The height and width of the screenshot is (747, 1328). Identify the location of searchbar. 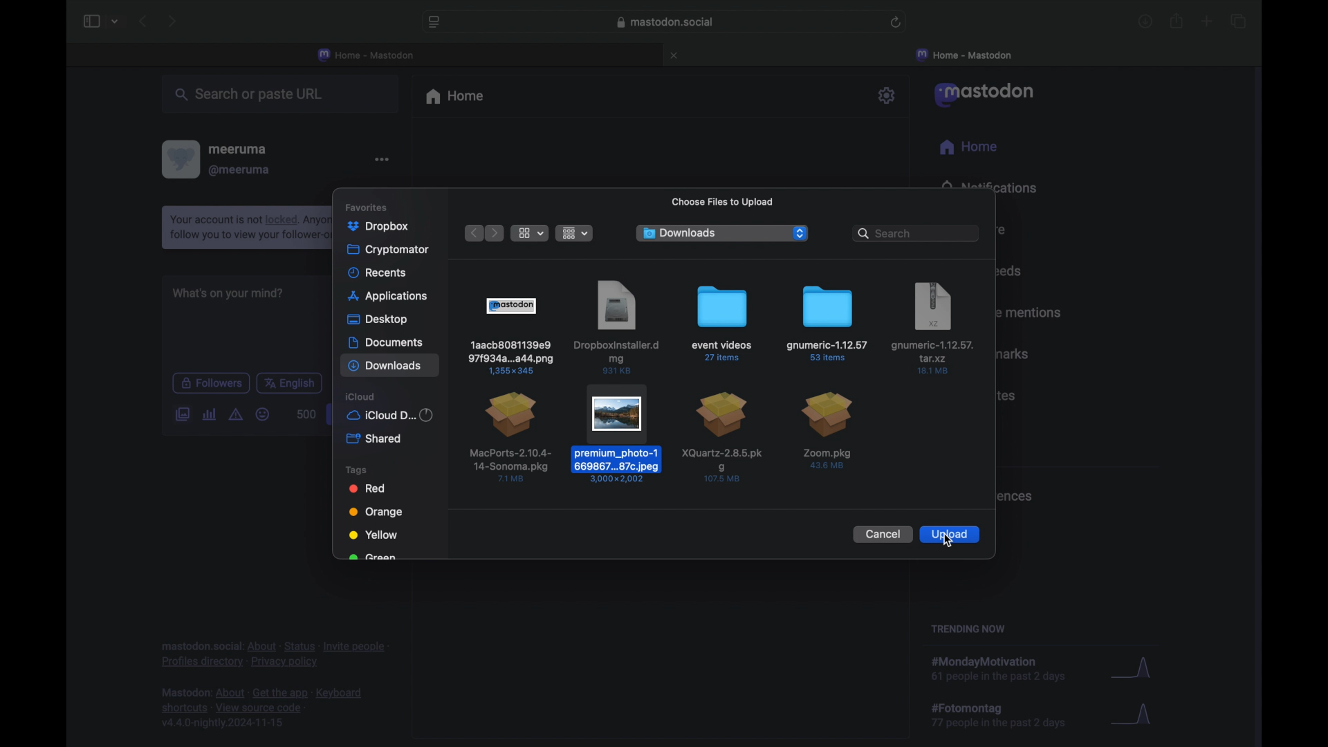
(917, 233).